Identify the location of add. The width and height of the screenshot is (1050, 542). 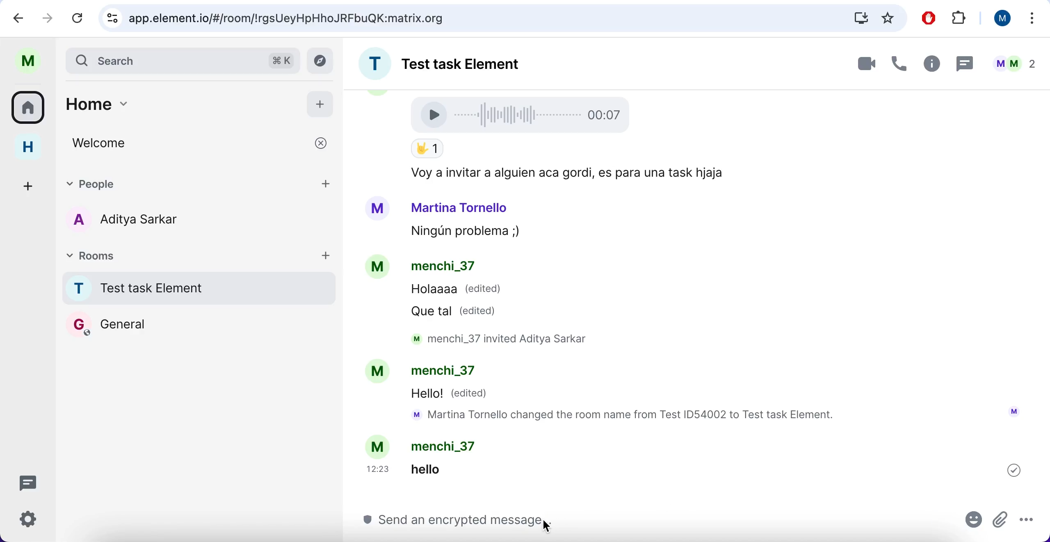
(320, 102).